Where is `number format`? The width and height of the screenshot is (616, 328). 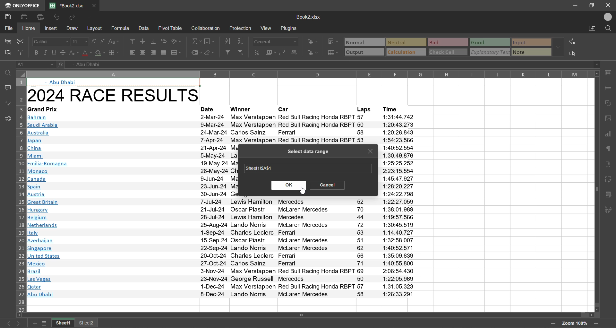 number format is located at coordinates (276, 42).